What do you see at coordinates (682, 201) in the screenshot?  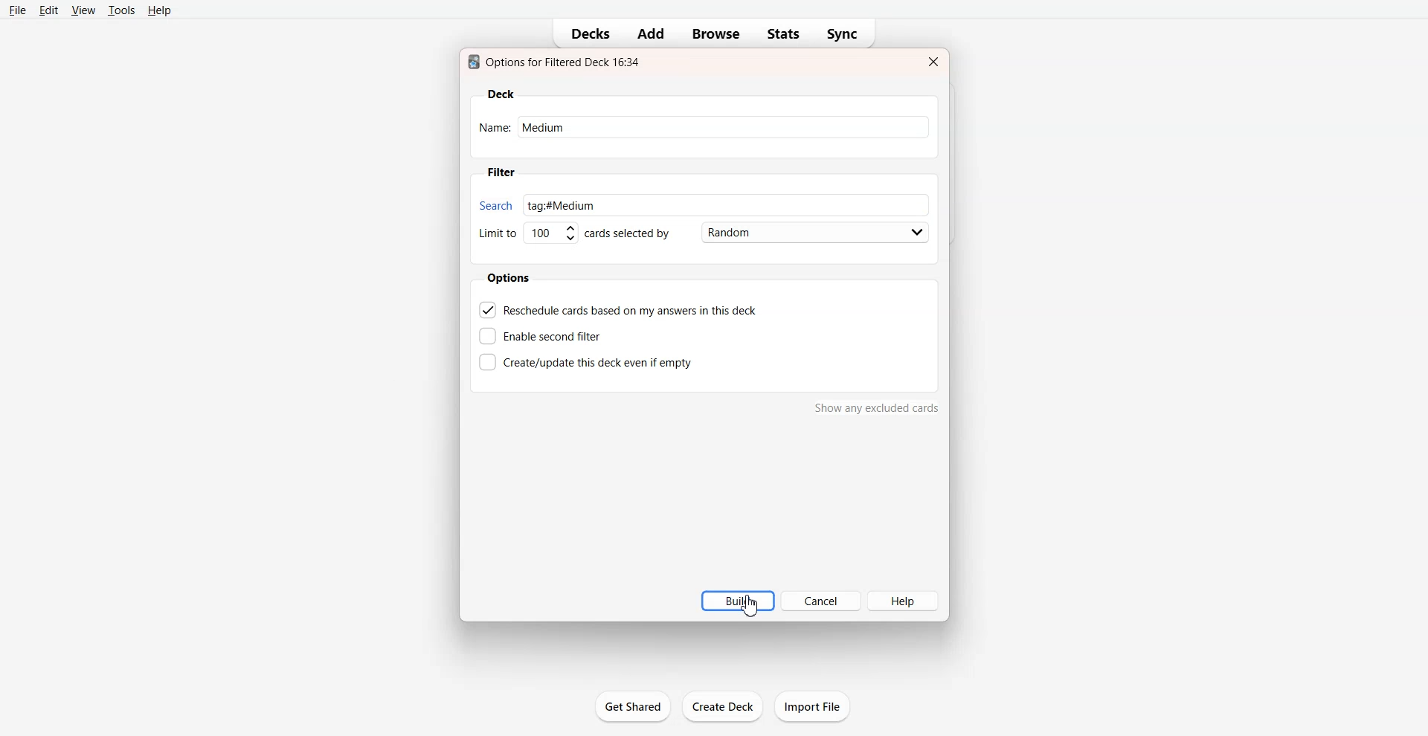 I see `Search bar` at bounding box center [682, 201].